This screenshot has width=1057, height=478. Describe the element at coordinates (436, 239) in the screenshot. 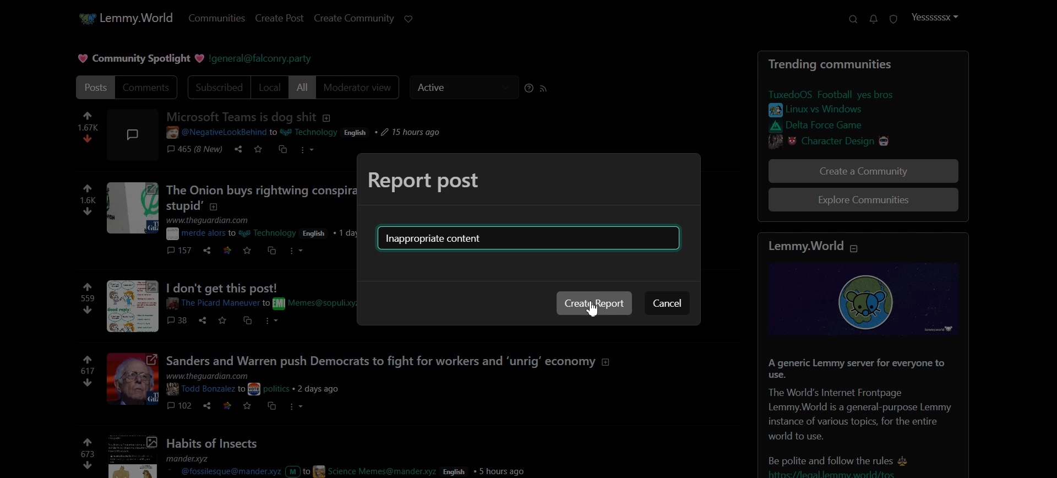

I see `Text` at that location.